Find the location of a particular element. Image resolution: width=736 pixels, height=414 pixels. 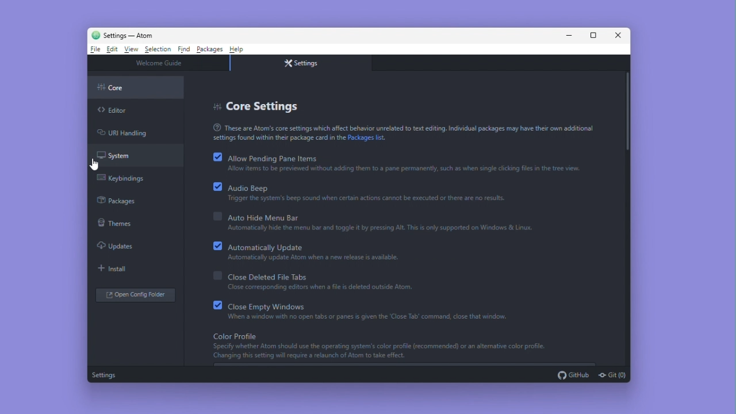

cursor is located at coordinates (95, 166).